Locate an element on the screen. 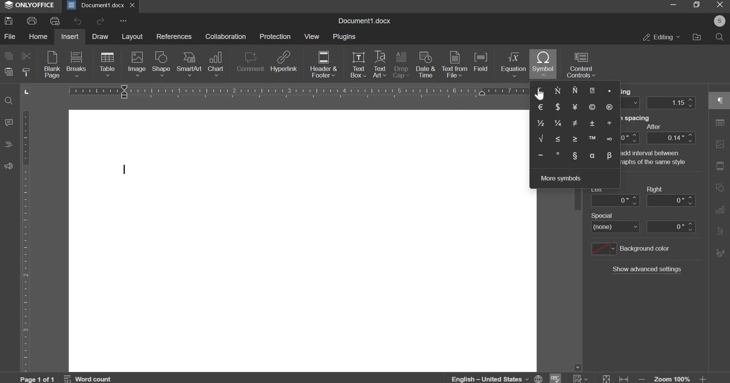  onlyoffice is located at coordinates (30, 5).